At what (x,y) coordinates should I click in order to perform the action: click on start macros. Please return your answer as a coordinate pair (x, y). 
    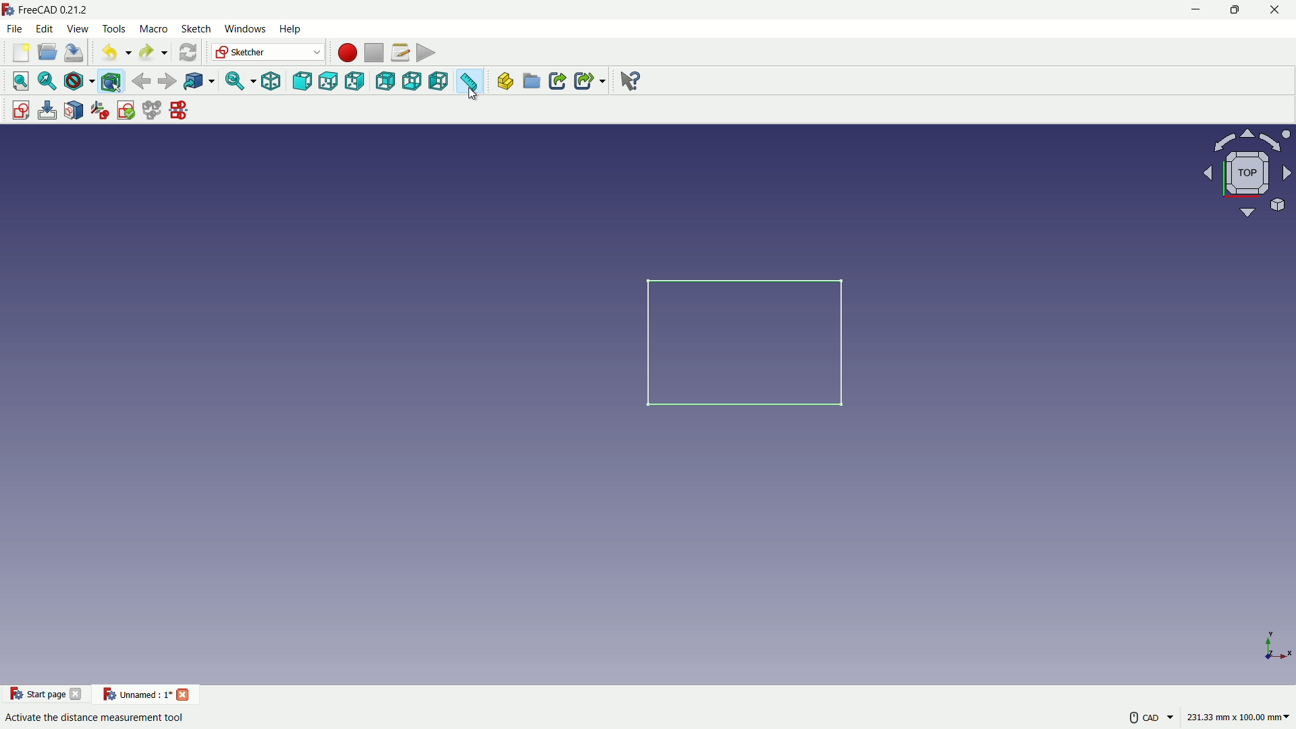
    Looking at the image, I should click on (345, 52).